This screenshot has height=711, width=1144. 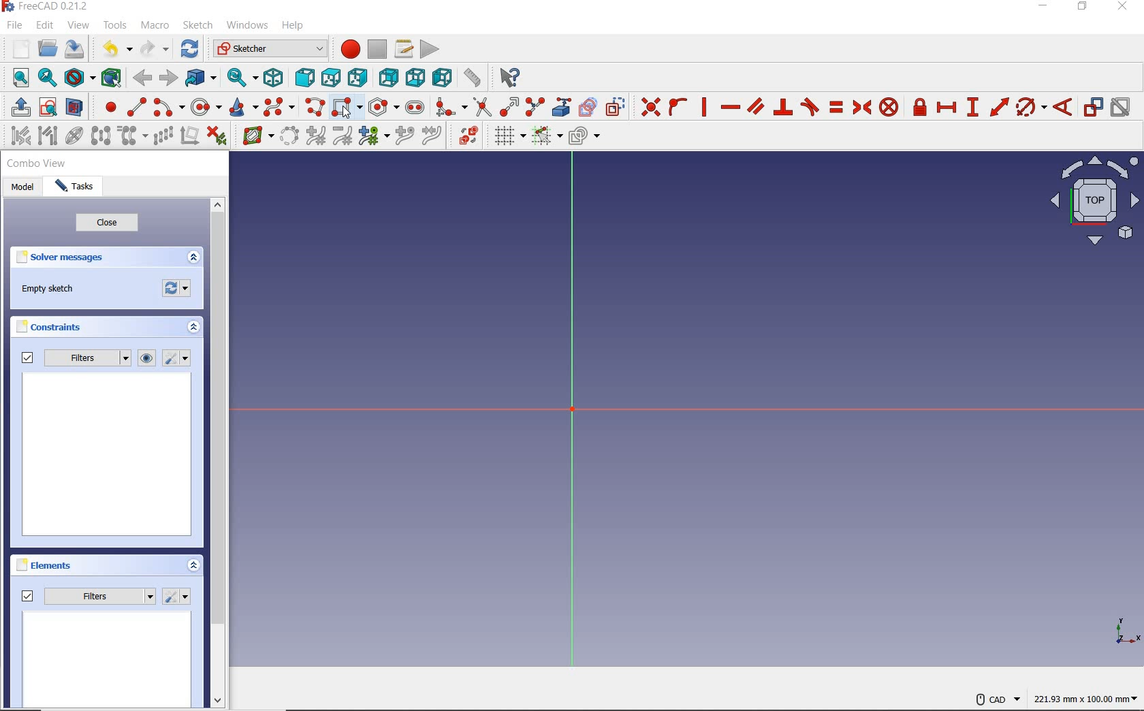 I want to click on clone, so click(x=133, y=136).